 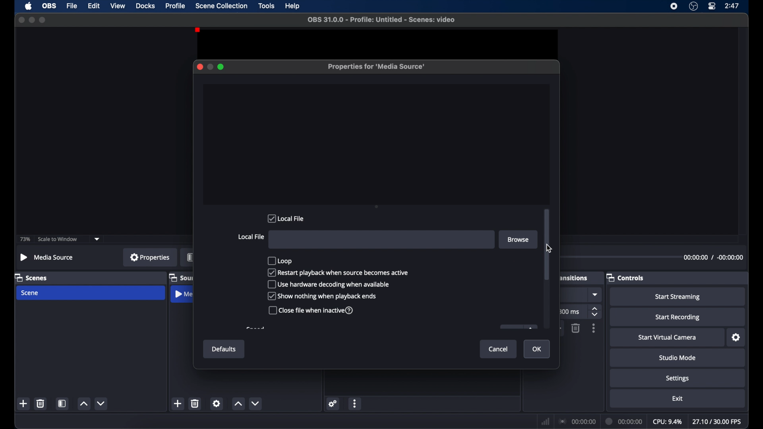 I want to click on properties for media source, so click(x=378, y=67).